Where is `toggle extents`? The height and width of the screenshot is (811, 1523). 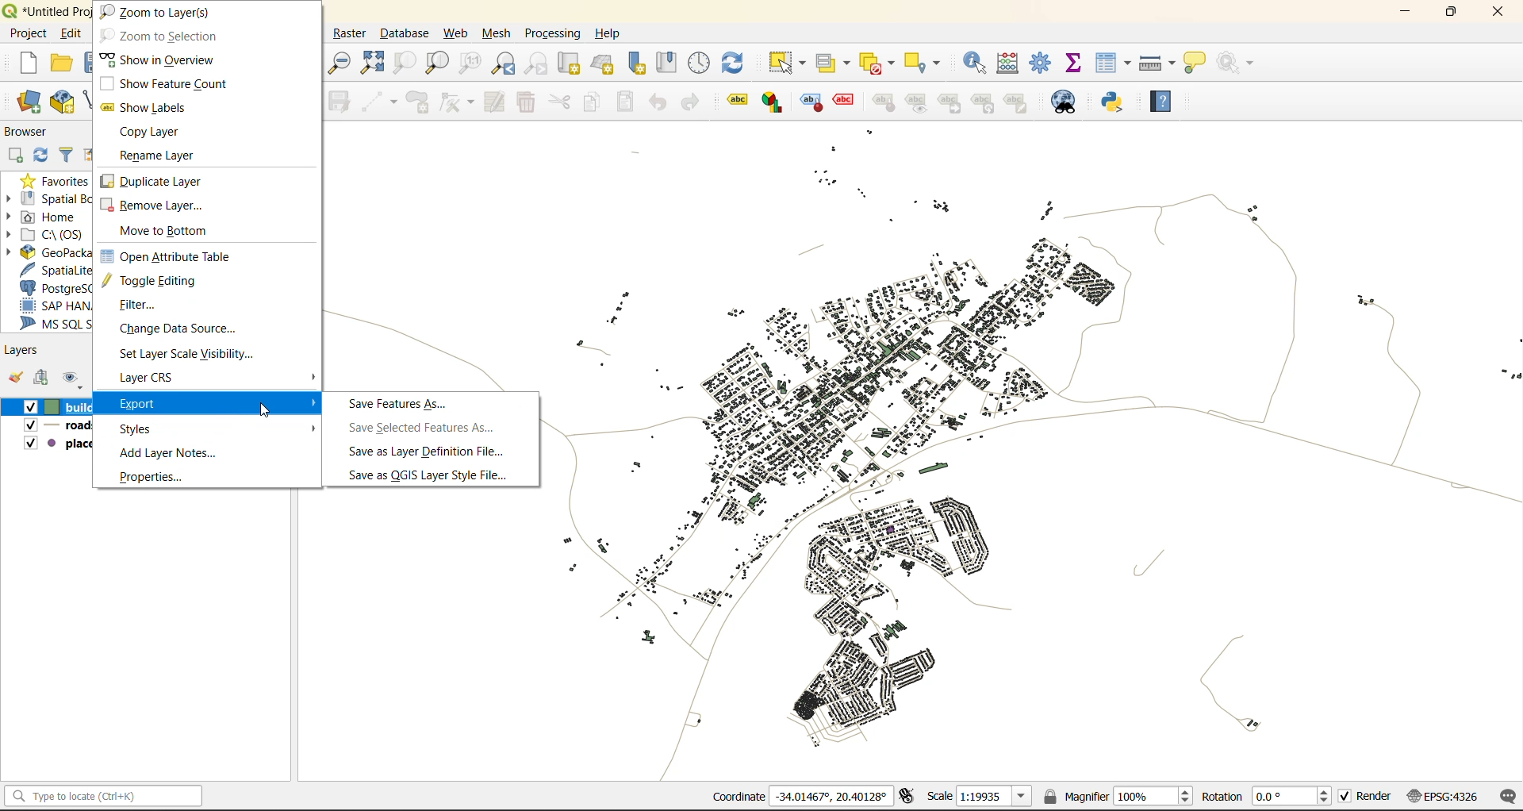 toggle extents is located at coordinates (910, 797).